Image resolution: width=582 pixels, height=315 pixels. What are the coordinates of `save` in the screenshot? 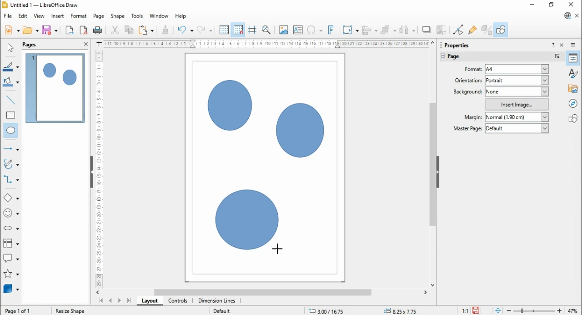 It's located at (50, 30).